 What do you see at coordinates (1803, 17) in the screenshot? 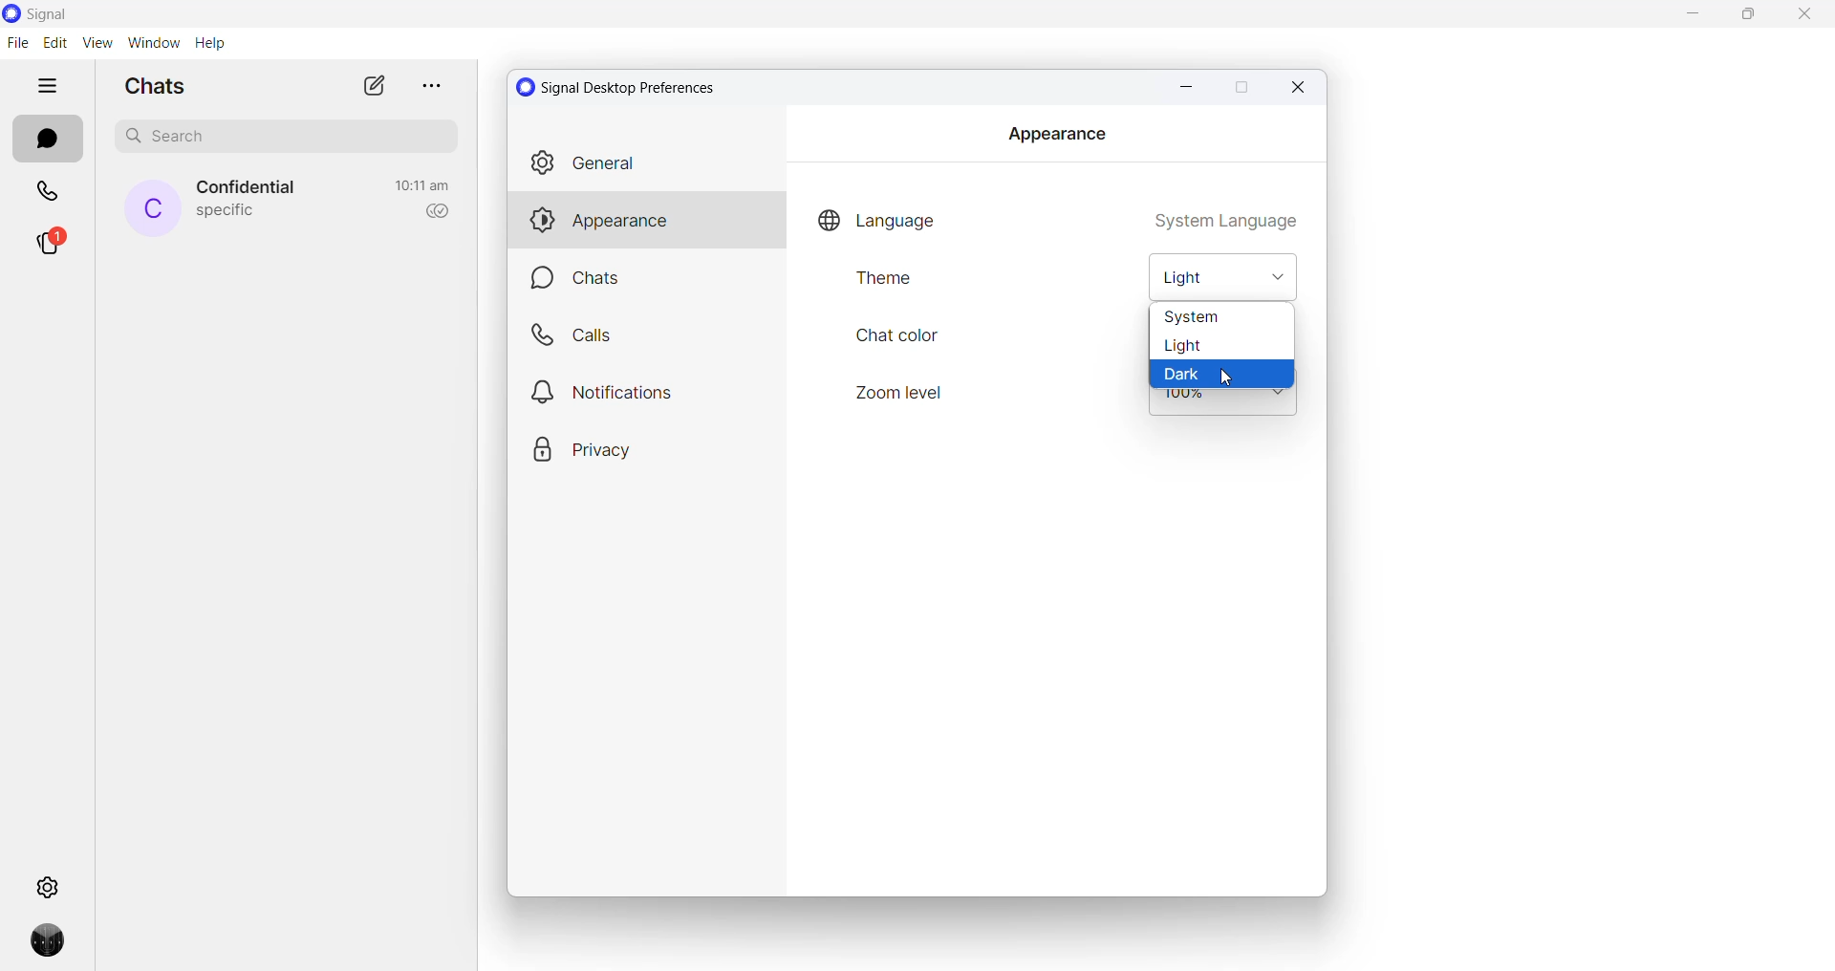
I see `close` at bounding box center [1803, 17].